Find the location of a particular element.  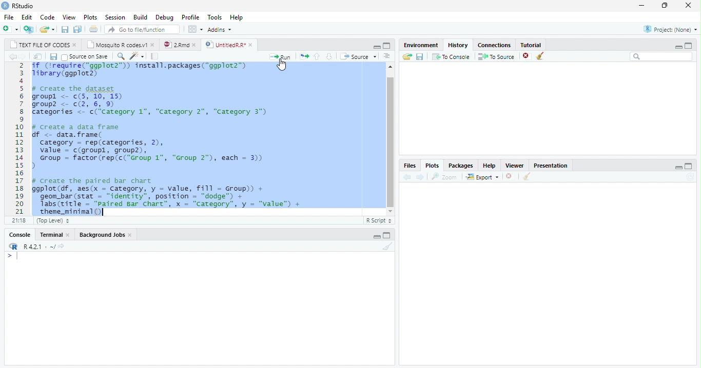

addins is located at coordinates (221, 29).